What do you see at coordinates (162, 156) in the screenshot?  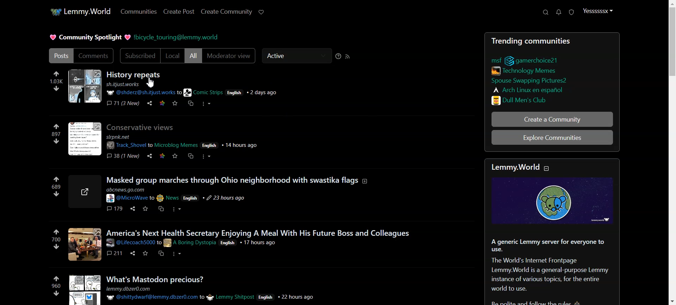 I see `Link` at bounding box center [162, 156].